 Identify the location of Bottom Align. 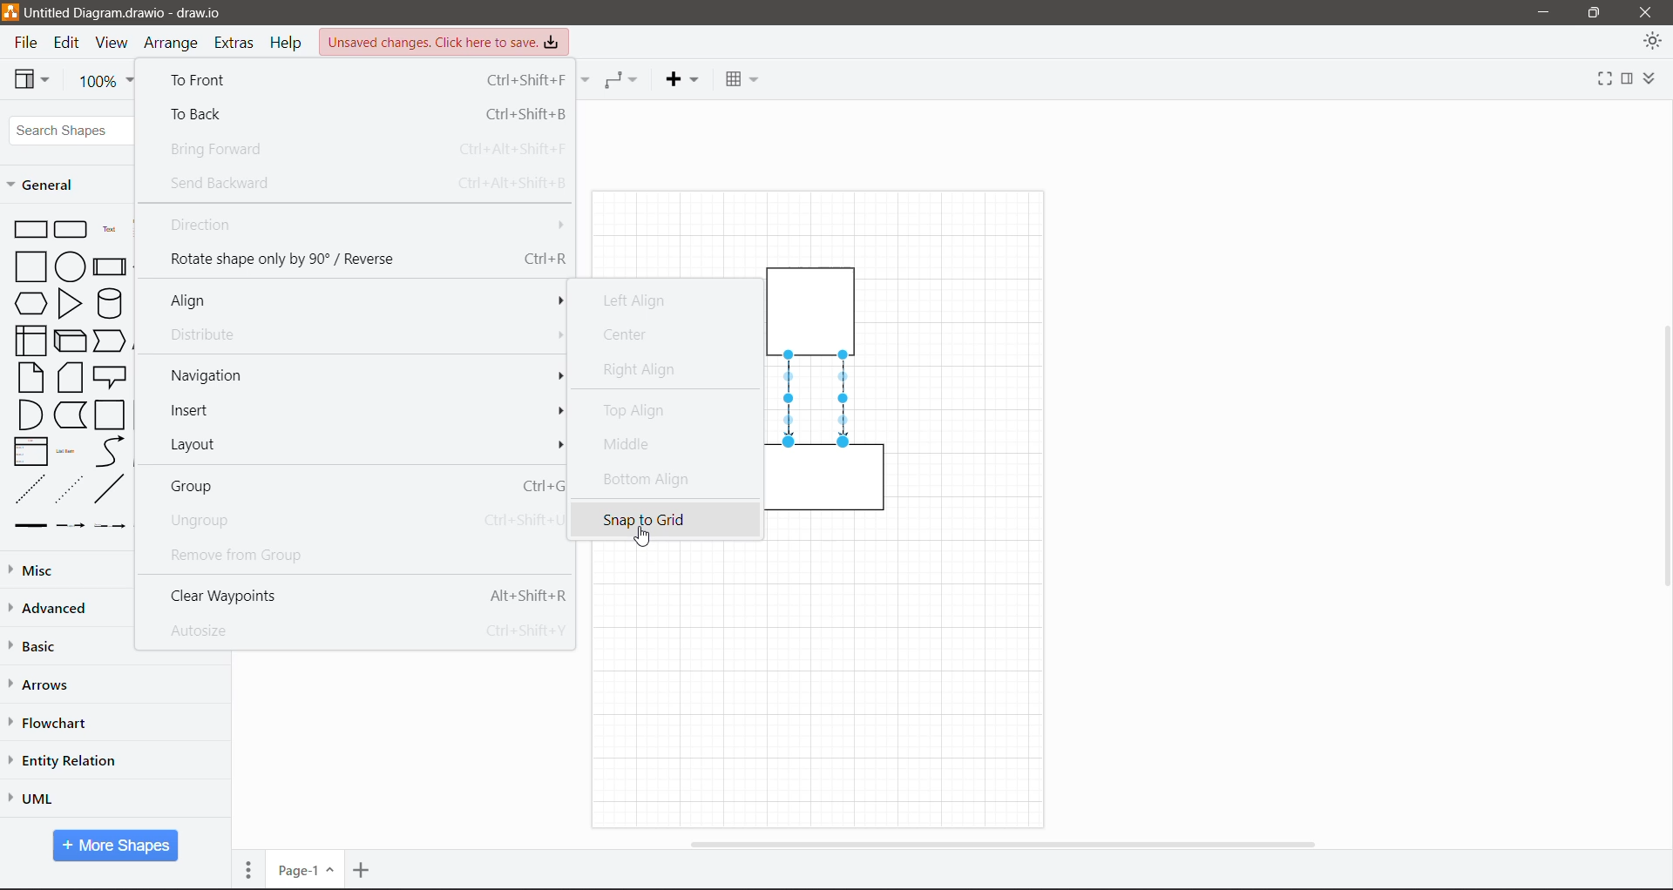
(654, 479).